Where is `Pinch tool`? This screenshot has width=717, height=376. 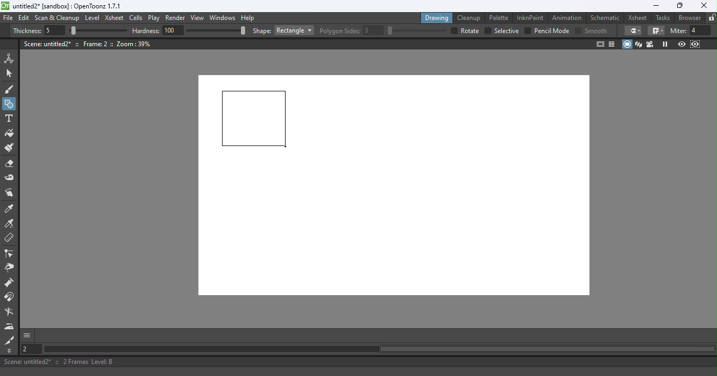
Pinch tool is located at coordinates (9, 269).